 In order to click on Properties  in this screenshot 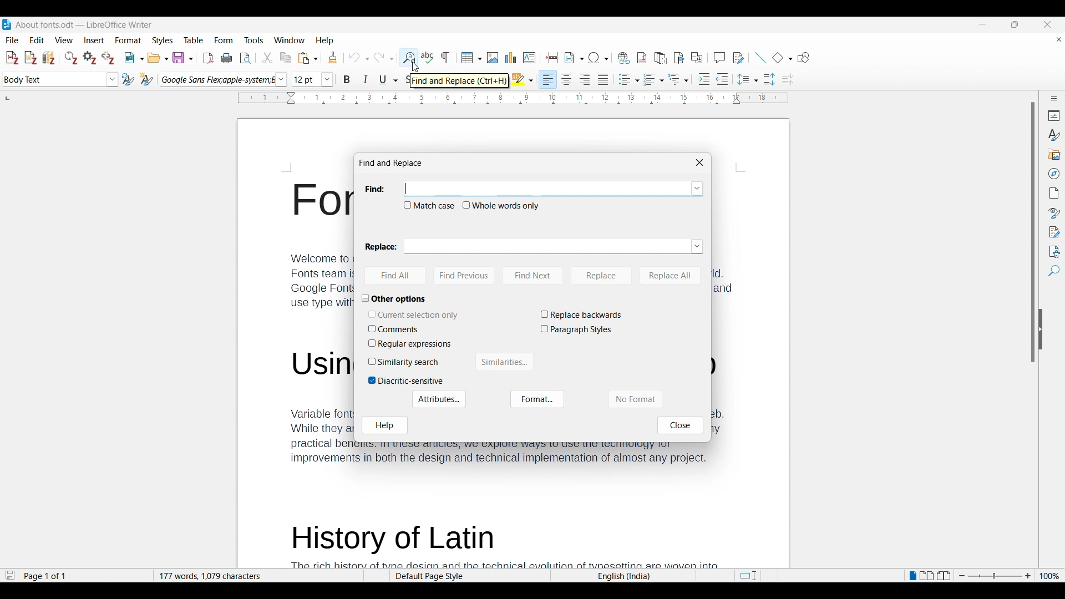, I will do `click(1053, 115)`.